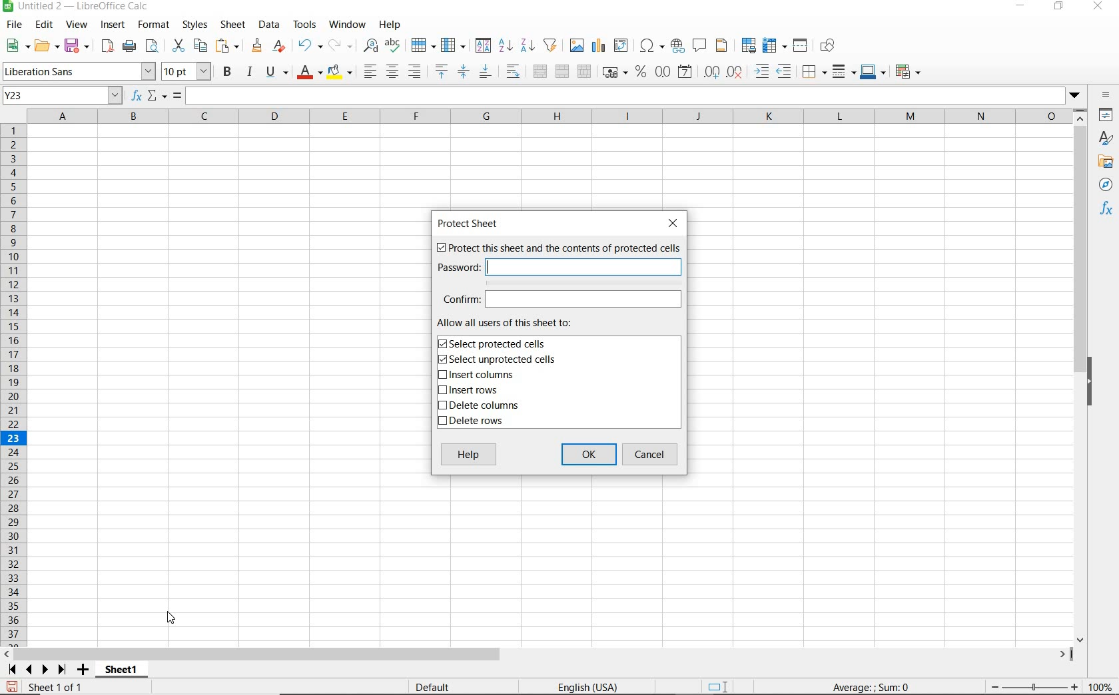 The width and height of the screenshot is (1119, 695). What do you see at coordinates (45, 45) in the screenshot?
I see `OPEN` at bounding box center [45, 45].